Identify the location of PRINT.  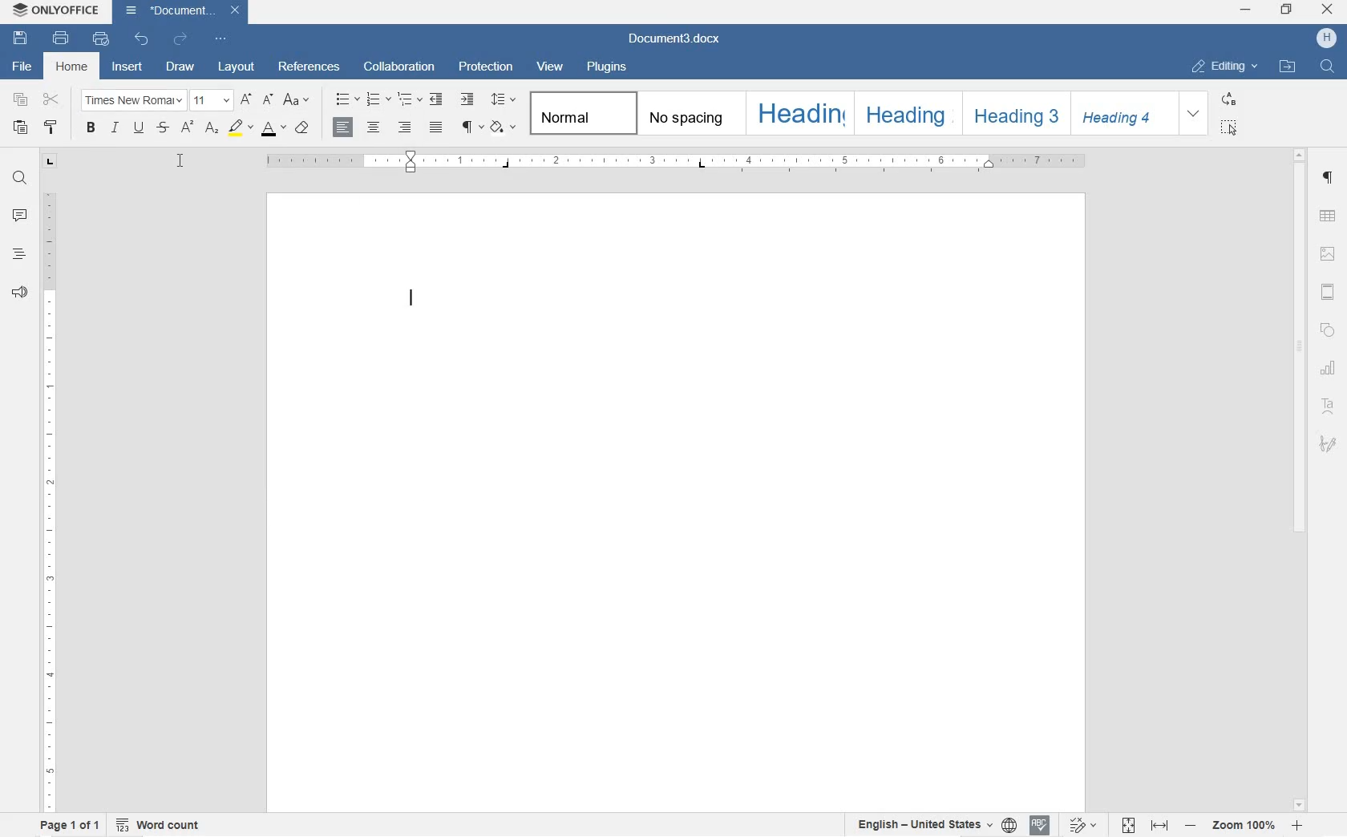
(59, 36).